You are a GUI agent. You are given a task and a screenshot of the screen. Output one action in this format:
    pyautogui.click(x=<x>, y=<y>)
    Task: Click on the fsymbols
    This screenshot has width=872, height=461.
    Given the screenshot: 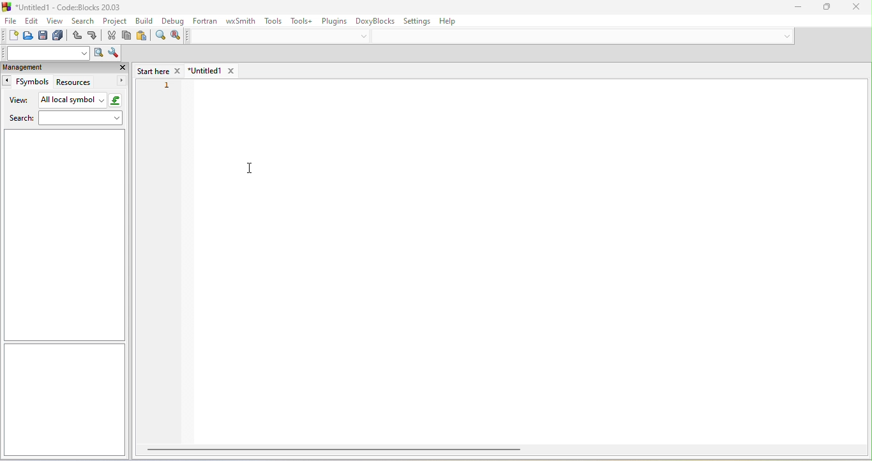 What is the action you would take?
    pyautogui.click(x=26, y=82)
    